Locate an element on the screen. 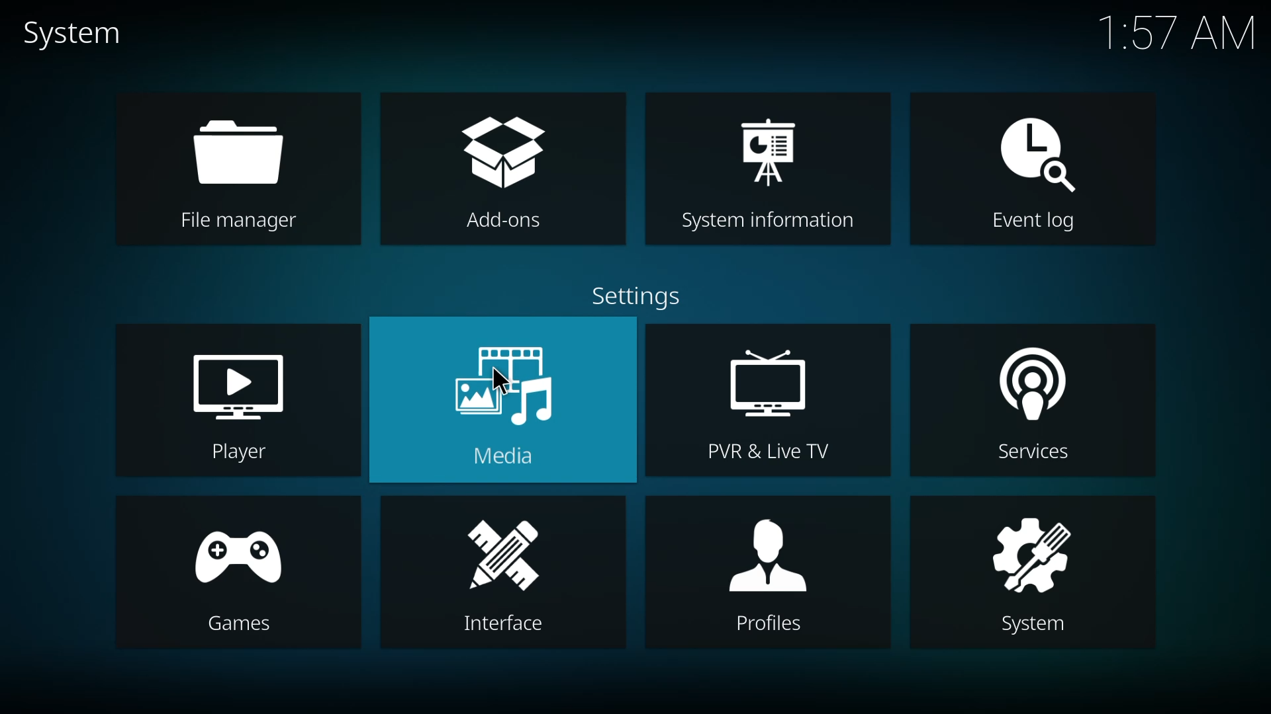 The width and height of the screenshot is (1271, 714). time is located at coordinates (1180, 33).